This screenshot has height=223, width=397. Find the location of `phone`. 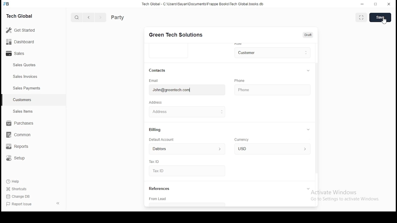

phone is located at coordinates (241, 80).